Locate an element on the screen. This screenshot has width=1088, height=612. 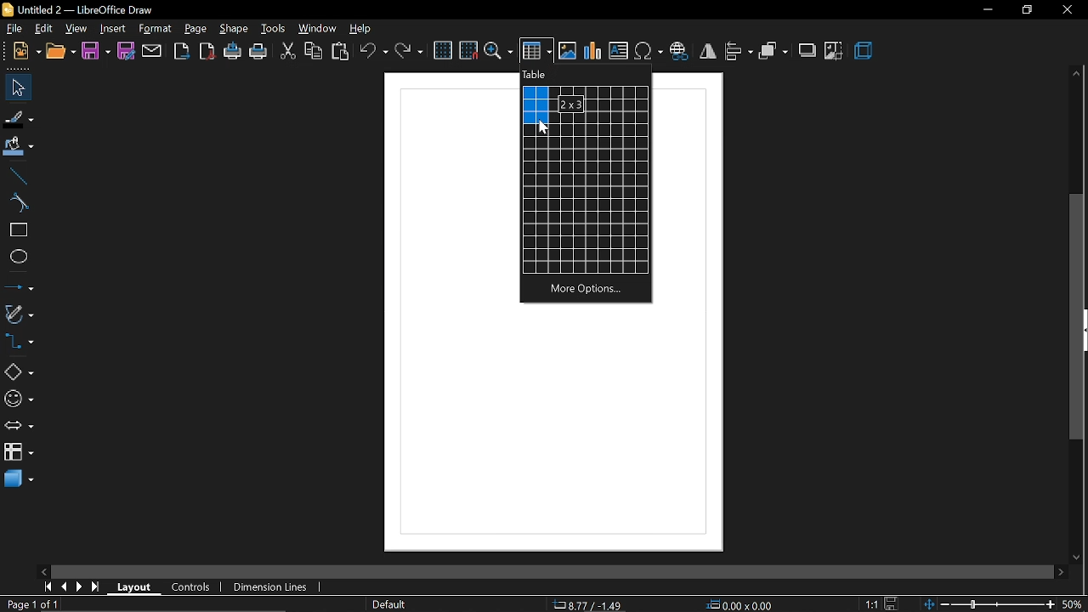
ellipse is located at coordinates (15, 257).